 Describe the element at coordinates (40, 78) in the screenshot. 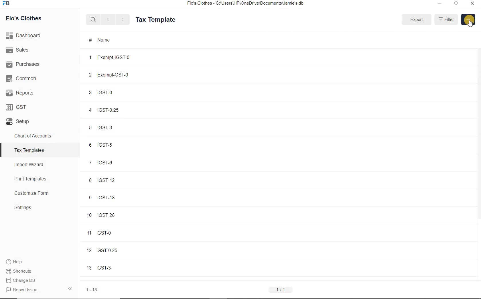

I see `Common` at that location.